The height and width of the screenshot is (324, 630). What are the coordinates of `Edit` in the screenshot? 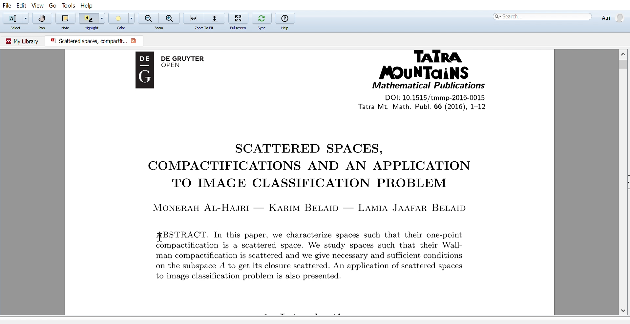 It's located at (21, 5).